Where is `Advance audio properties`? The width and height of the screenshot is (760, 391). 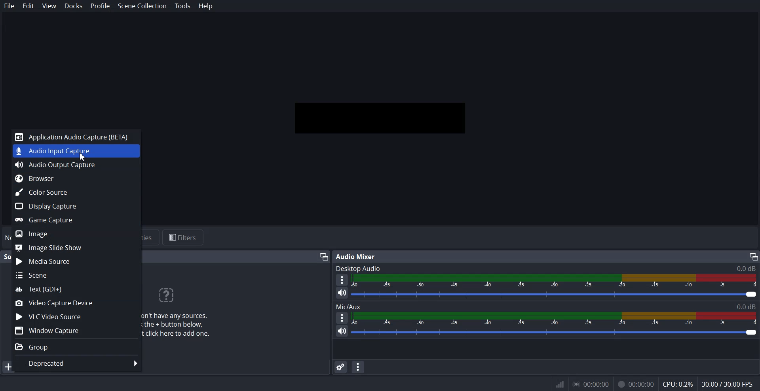
Advance audio properties is located at coordinates (340, 367).